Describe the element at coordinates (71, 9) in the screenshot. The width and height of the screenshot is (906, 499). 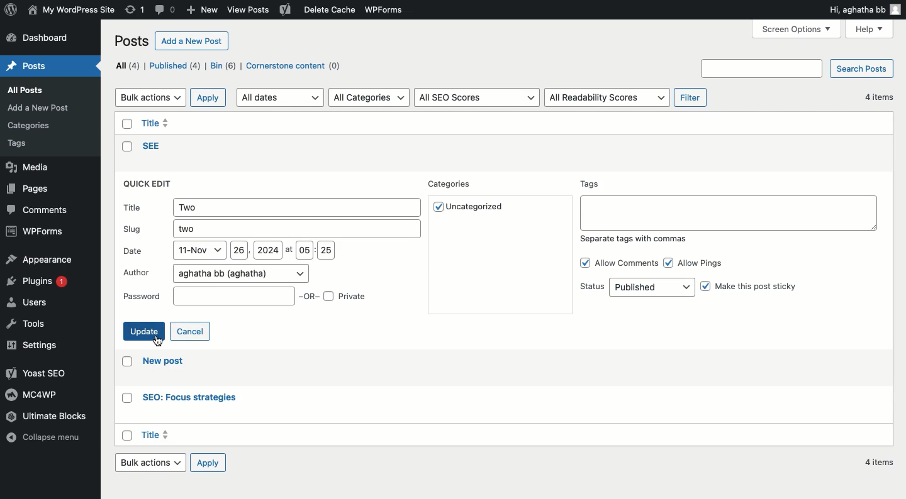
I see `Name` at that location.